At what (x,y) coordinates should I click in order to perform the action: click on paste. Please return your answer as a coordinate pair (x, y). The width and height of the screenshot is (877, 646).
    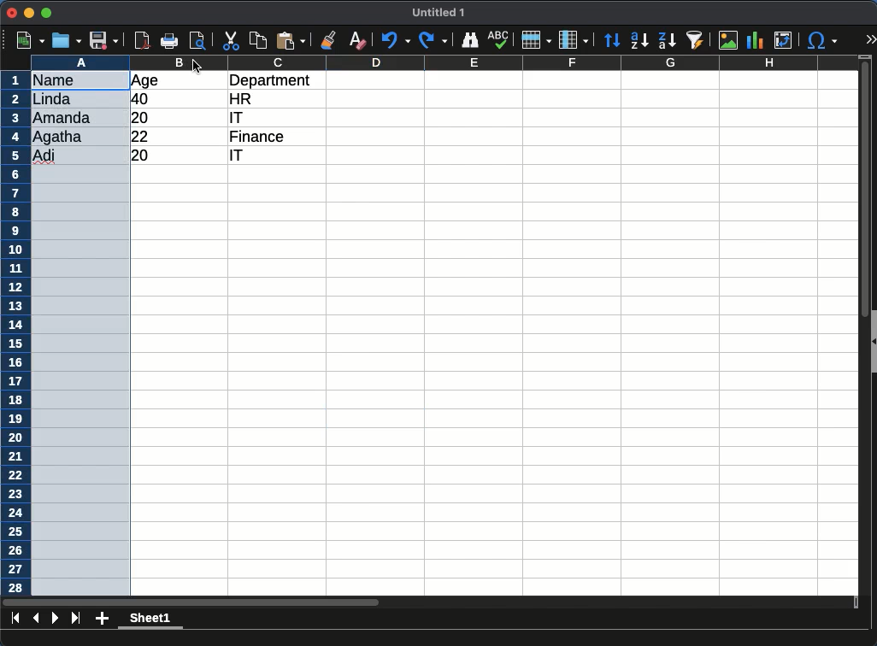
    Looking at the image, I should click on (291, 40).